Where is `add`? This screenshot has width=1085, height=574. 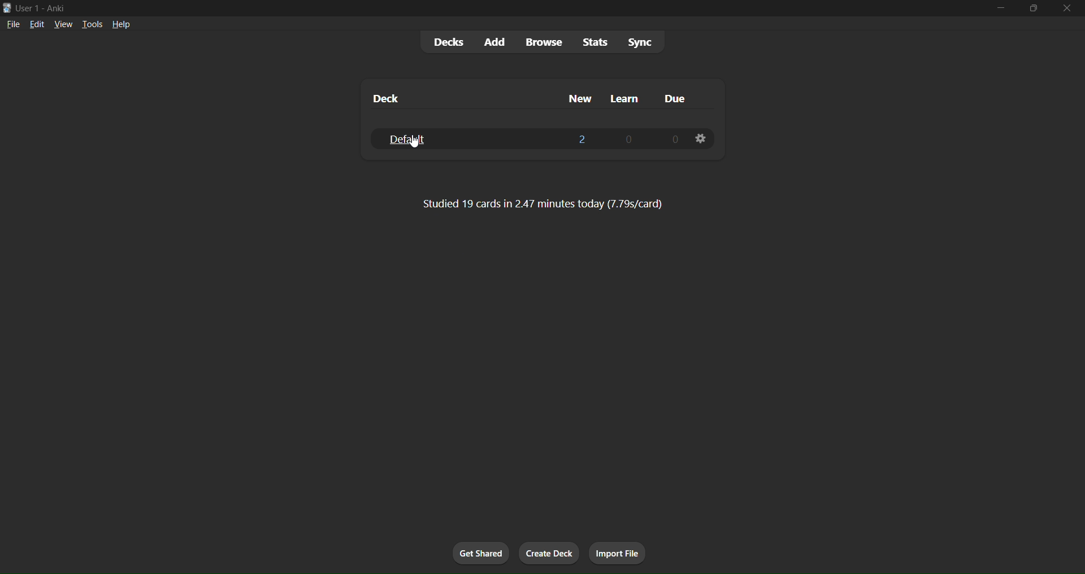
add is located at coordinates (496, 40).